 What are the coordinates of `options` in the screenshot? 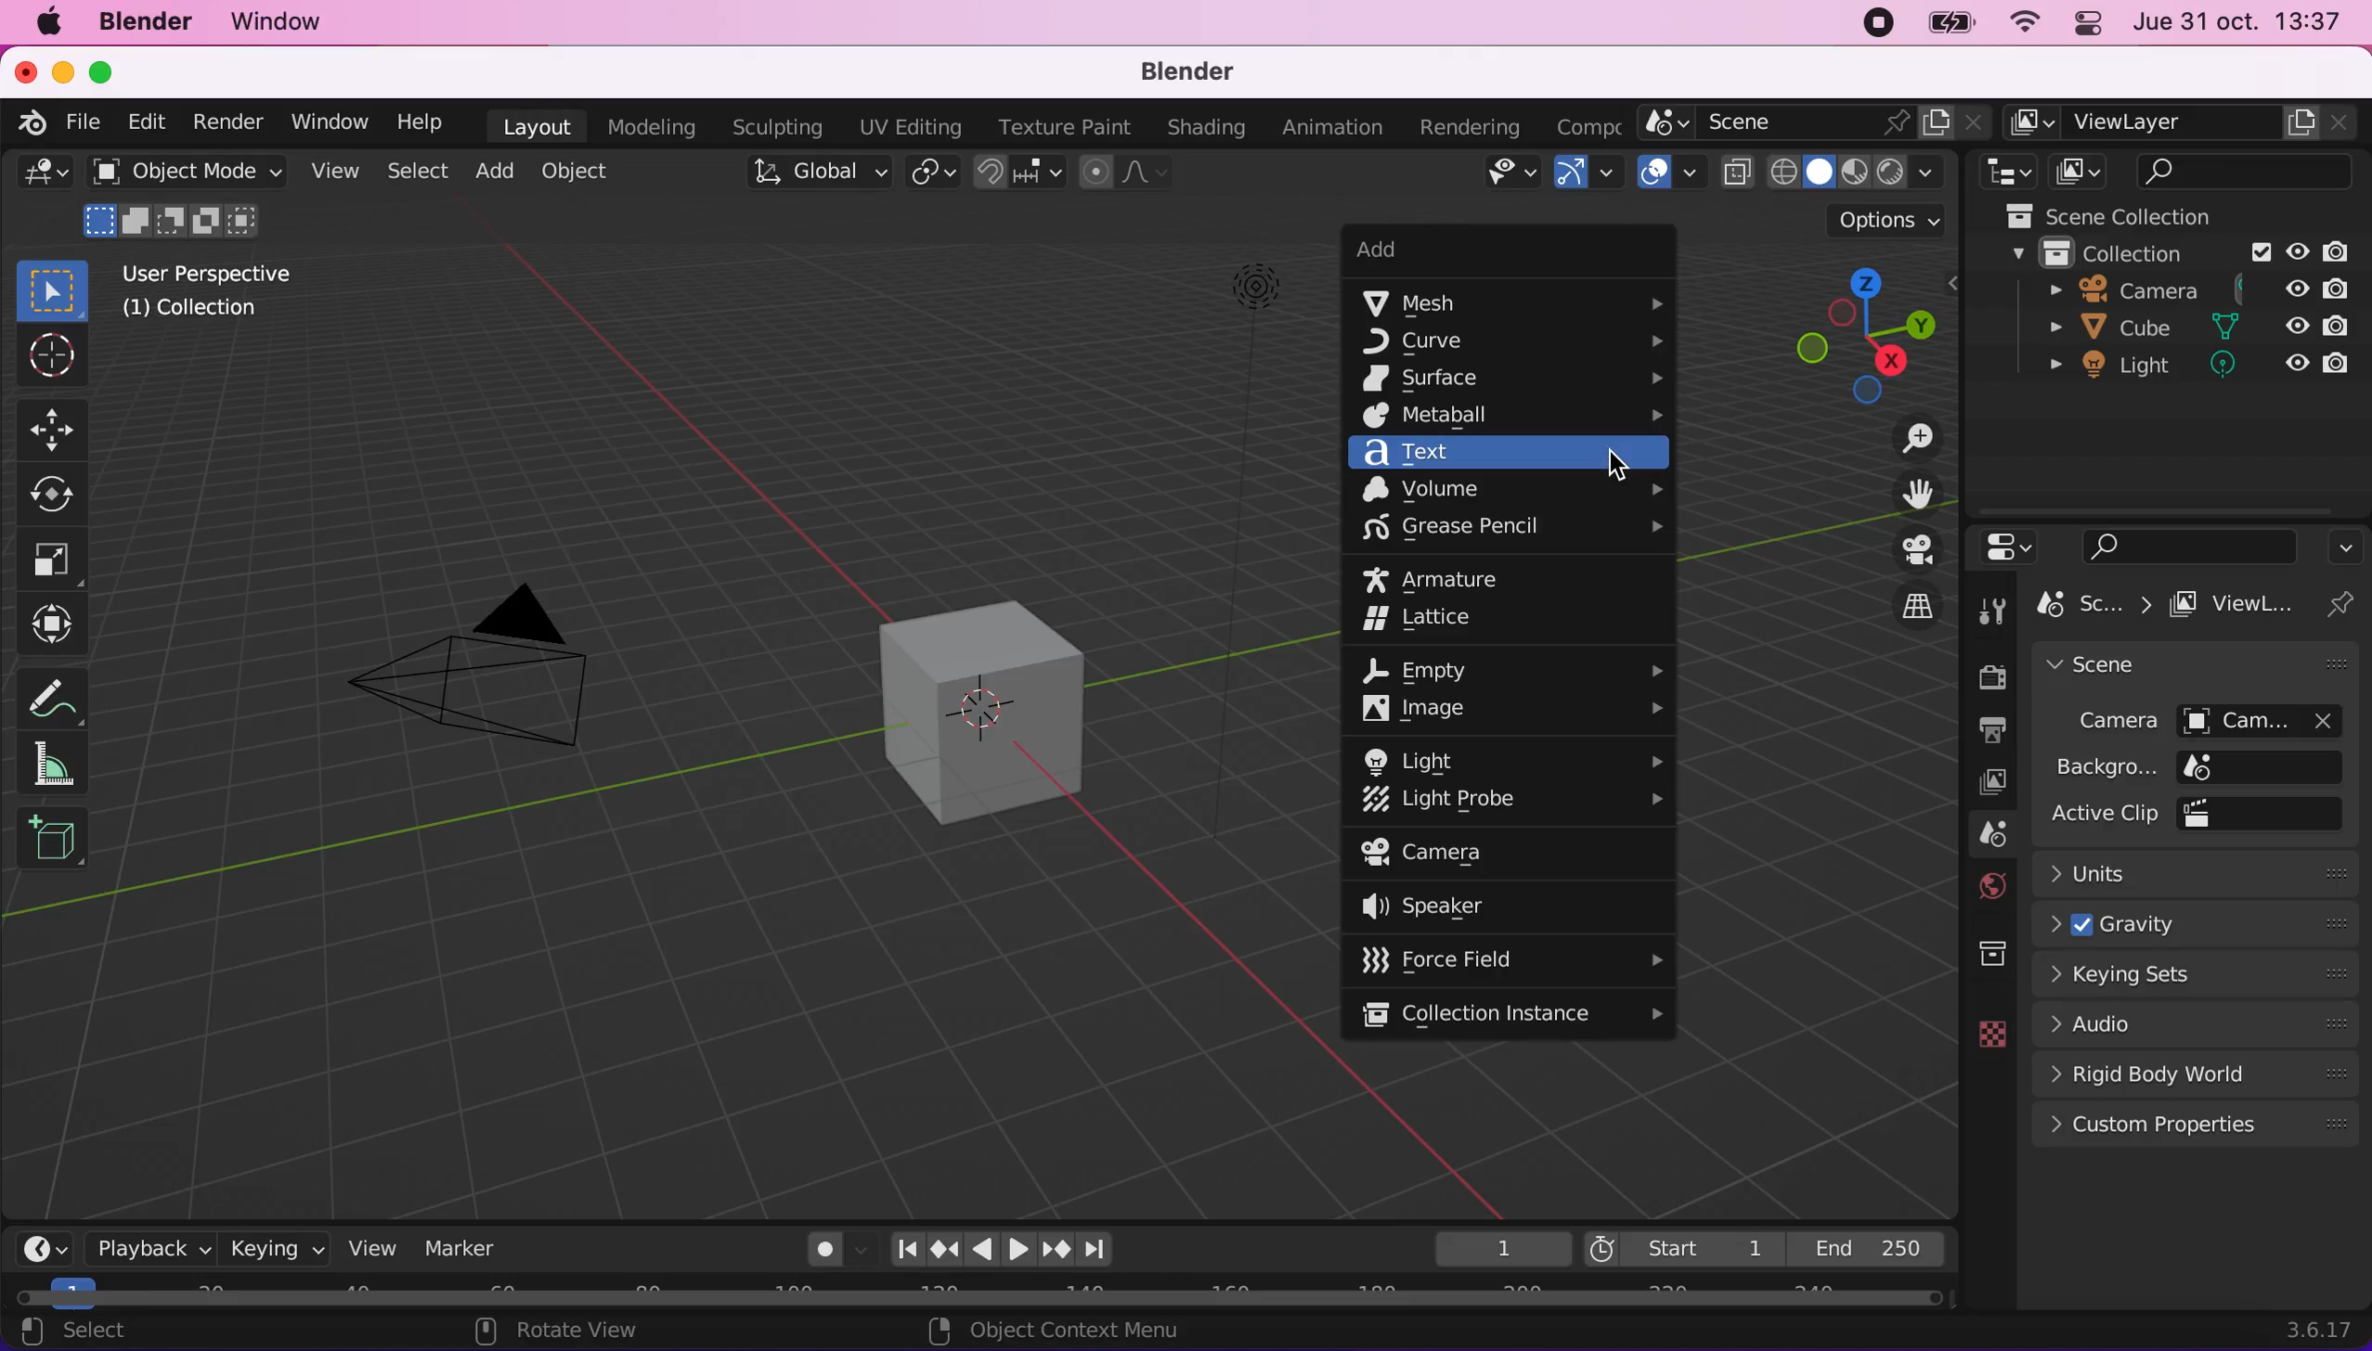 It's located at (2344, 544).